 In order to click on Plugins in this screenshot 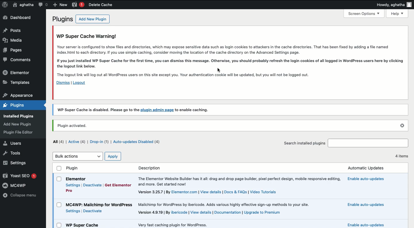, I will do `click(17, 133)`.